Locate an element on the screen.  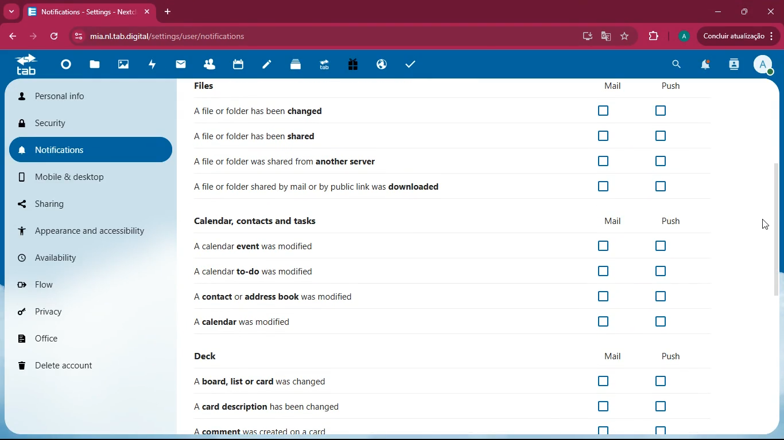
off is located at coordinates (605, 246).